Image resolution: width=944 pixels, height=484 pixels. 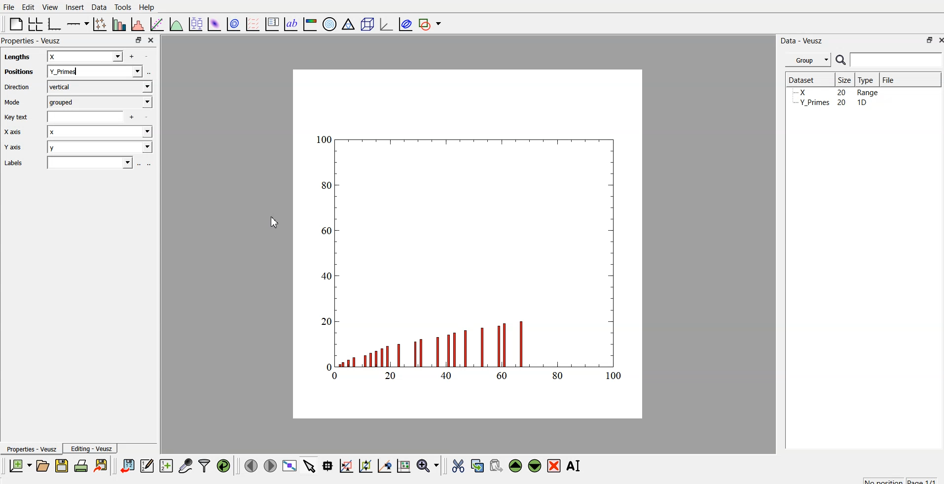 What do you see at coordinates (194, 24) in the screenshot?
I see `plot box plots` at bounding box center [194, 24].